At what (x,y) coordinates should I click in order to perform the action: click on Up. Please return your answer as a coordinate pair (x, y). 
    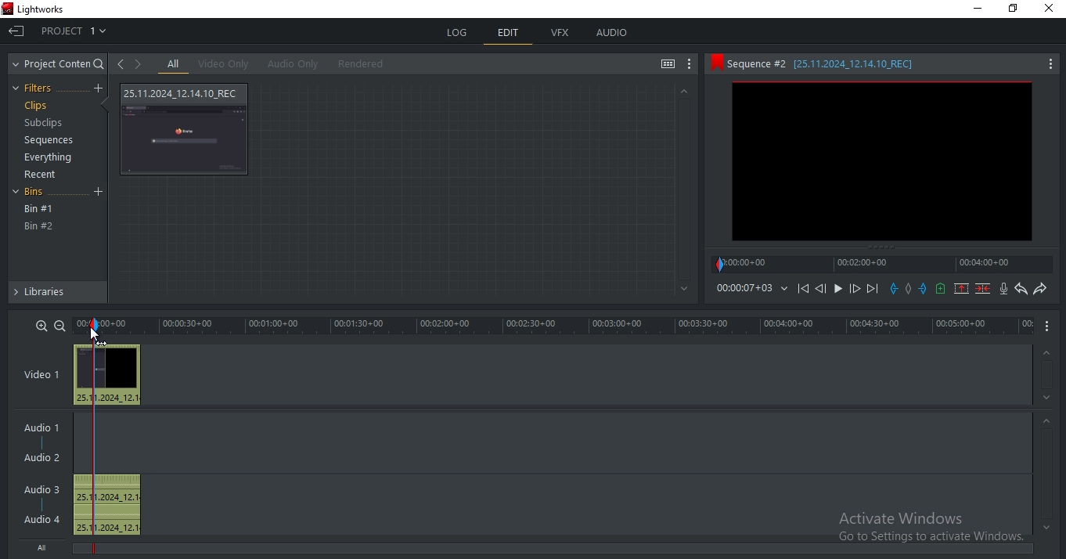
    Looking at the image, I should click on (1048, 351).